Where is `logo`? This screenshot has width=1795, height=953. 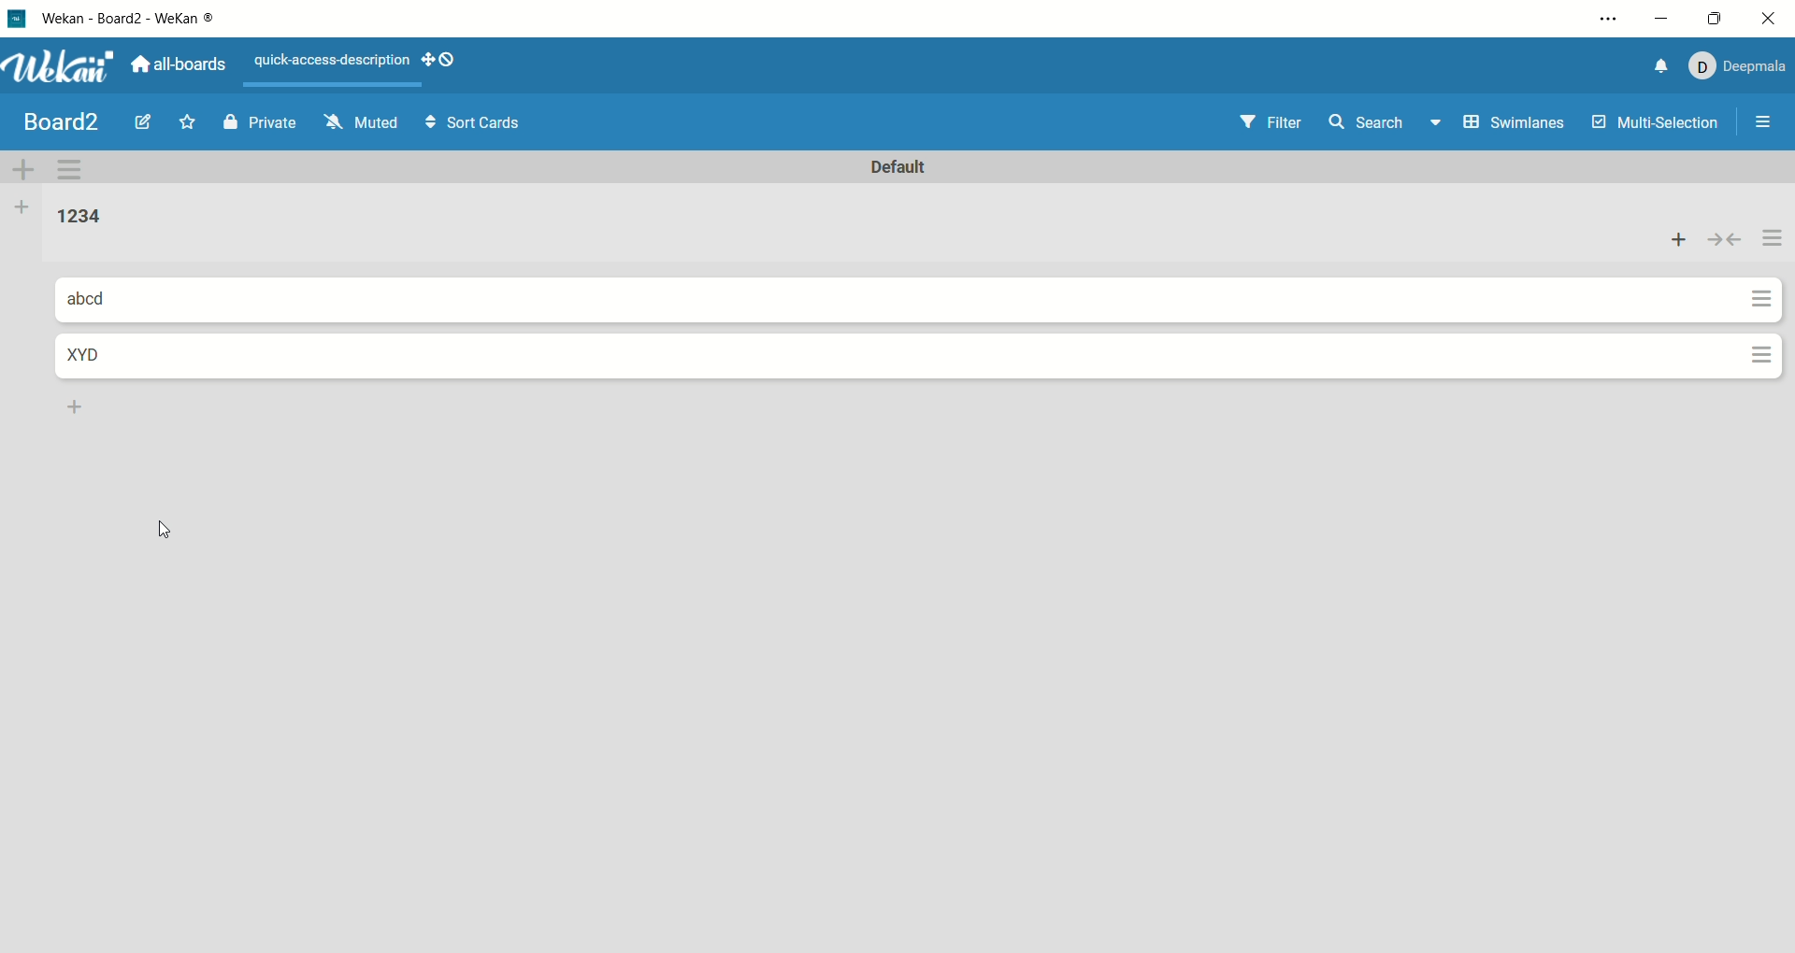 logo is located at coordinates (21, 16).